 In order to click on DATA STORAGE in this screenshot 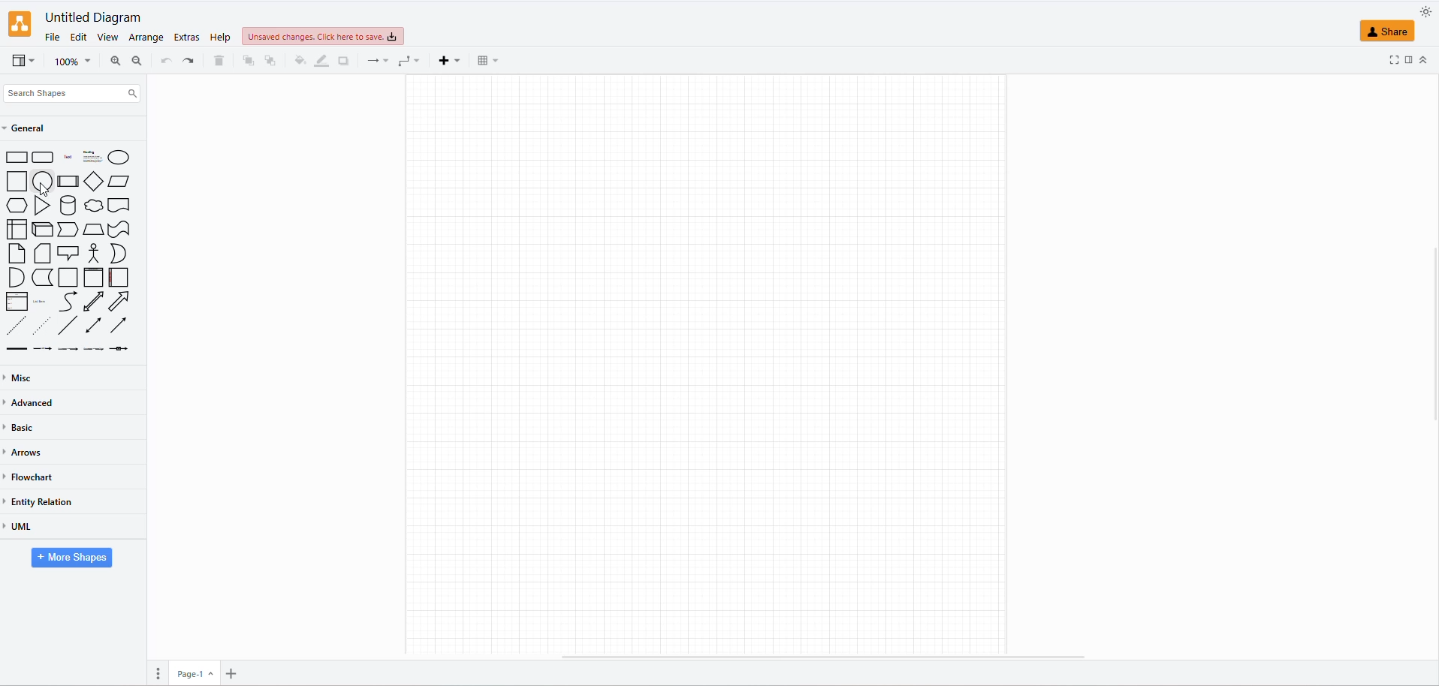, I will do `click(43, 276)`.